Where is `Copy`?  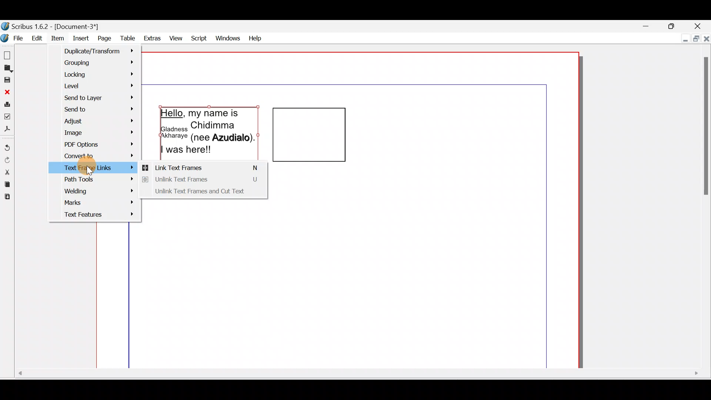 Copy is located at coordinates (7, 184).